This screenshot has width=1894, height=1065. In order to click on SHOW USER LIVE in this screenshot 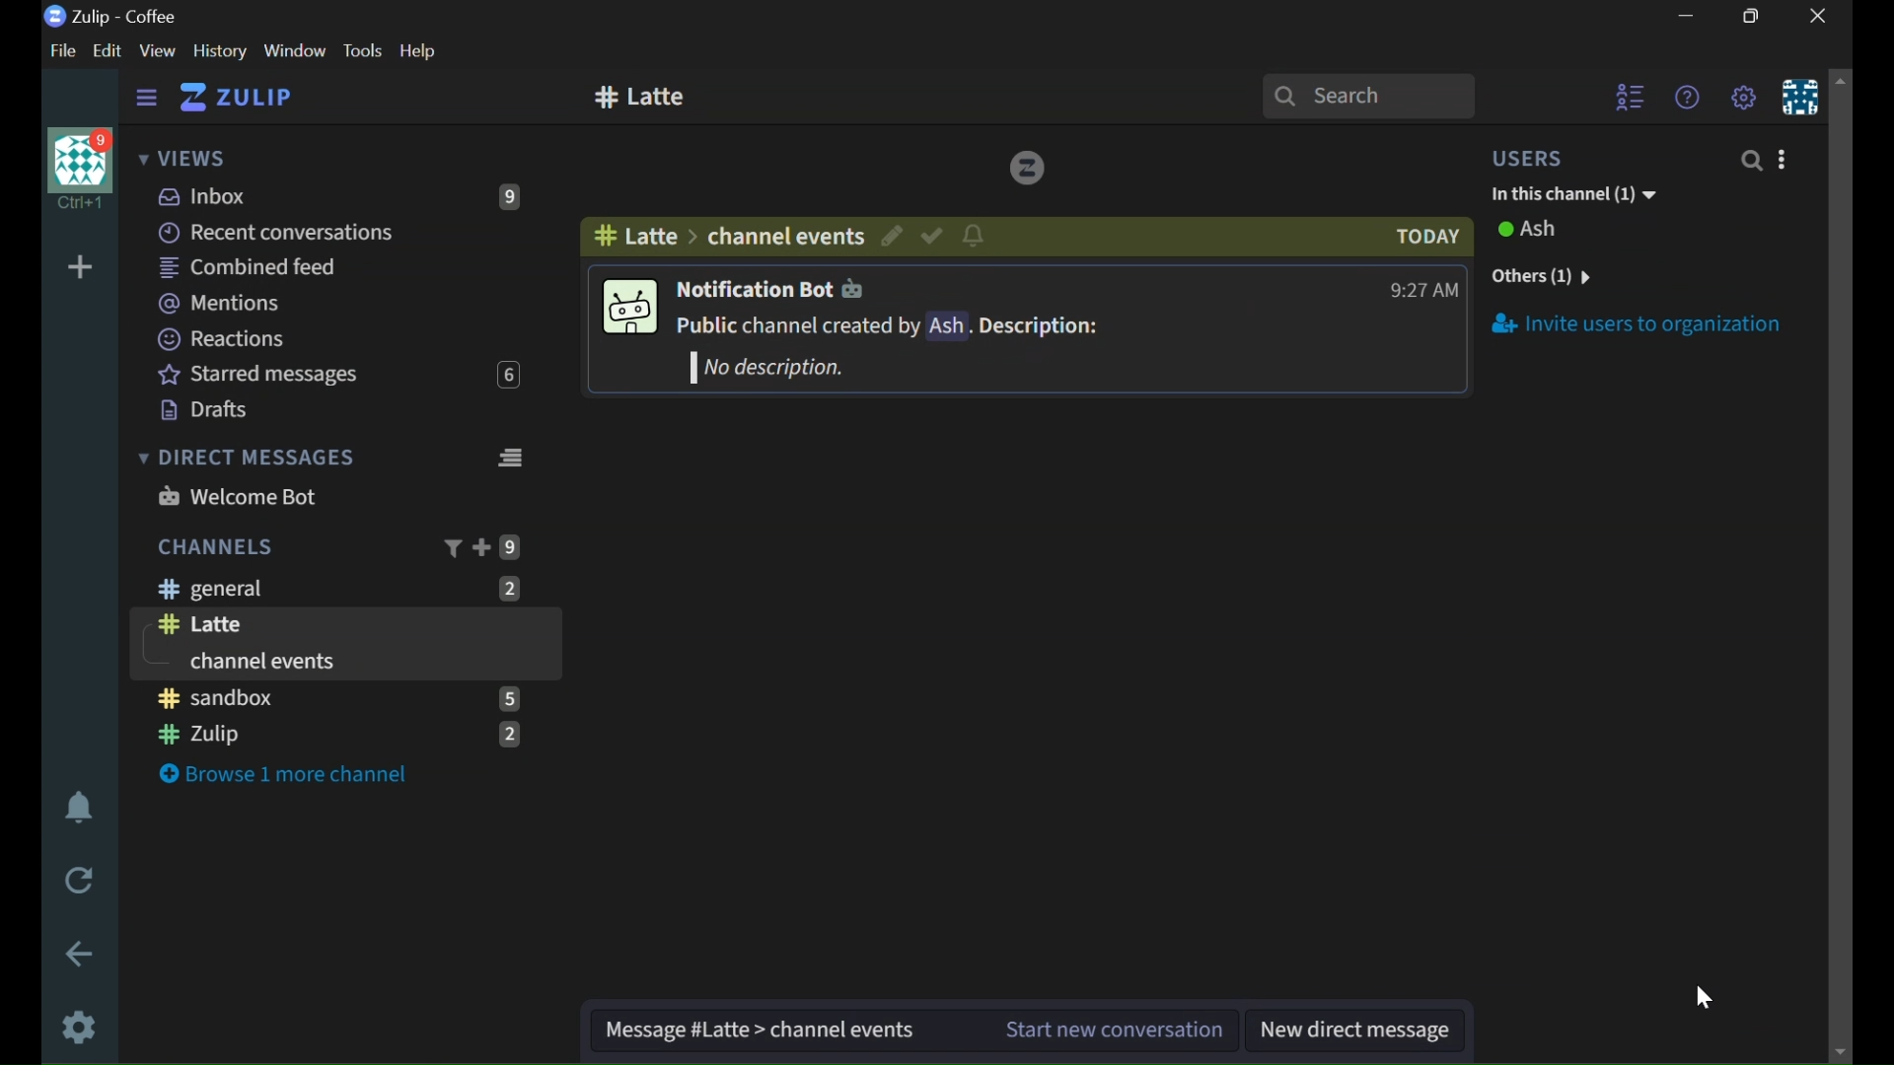, I will do `click(1632, 93)`.